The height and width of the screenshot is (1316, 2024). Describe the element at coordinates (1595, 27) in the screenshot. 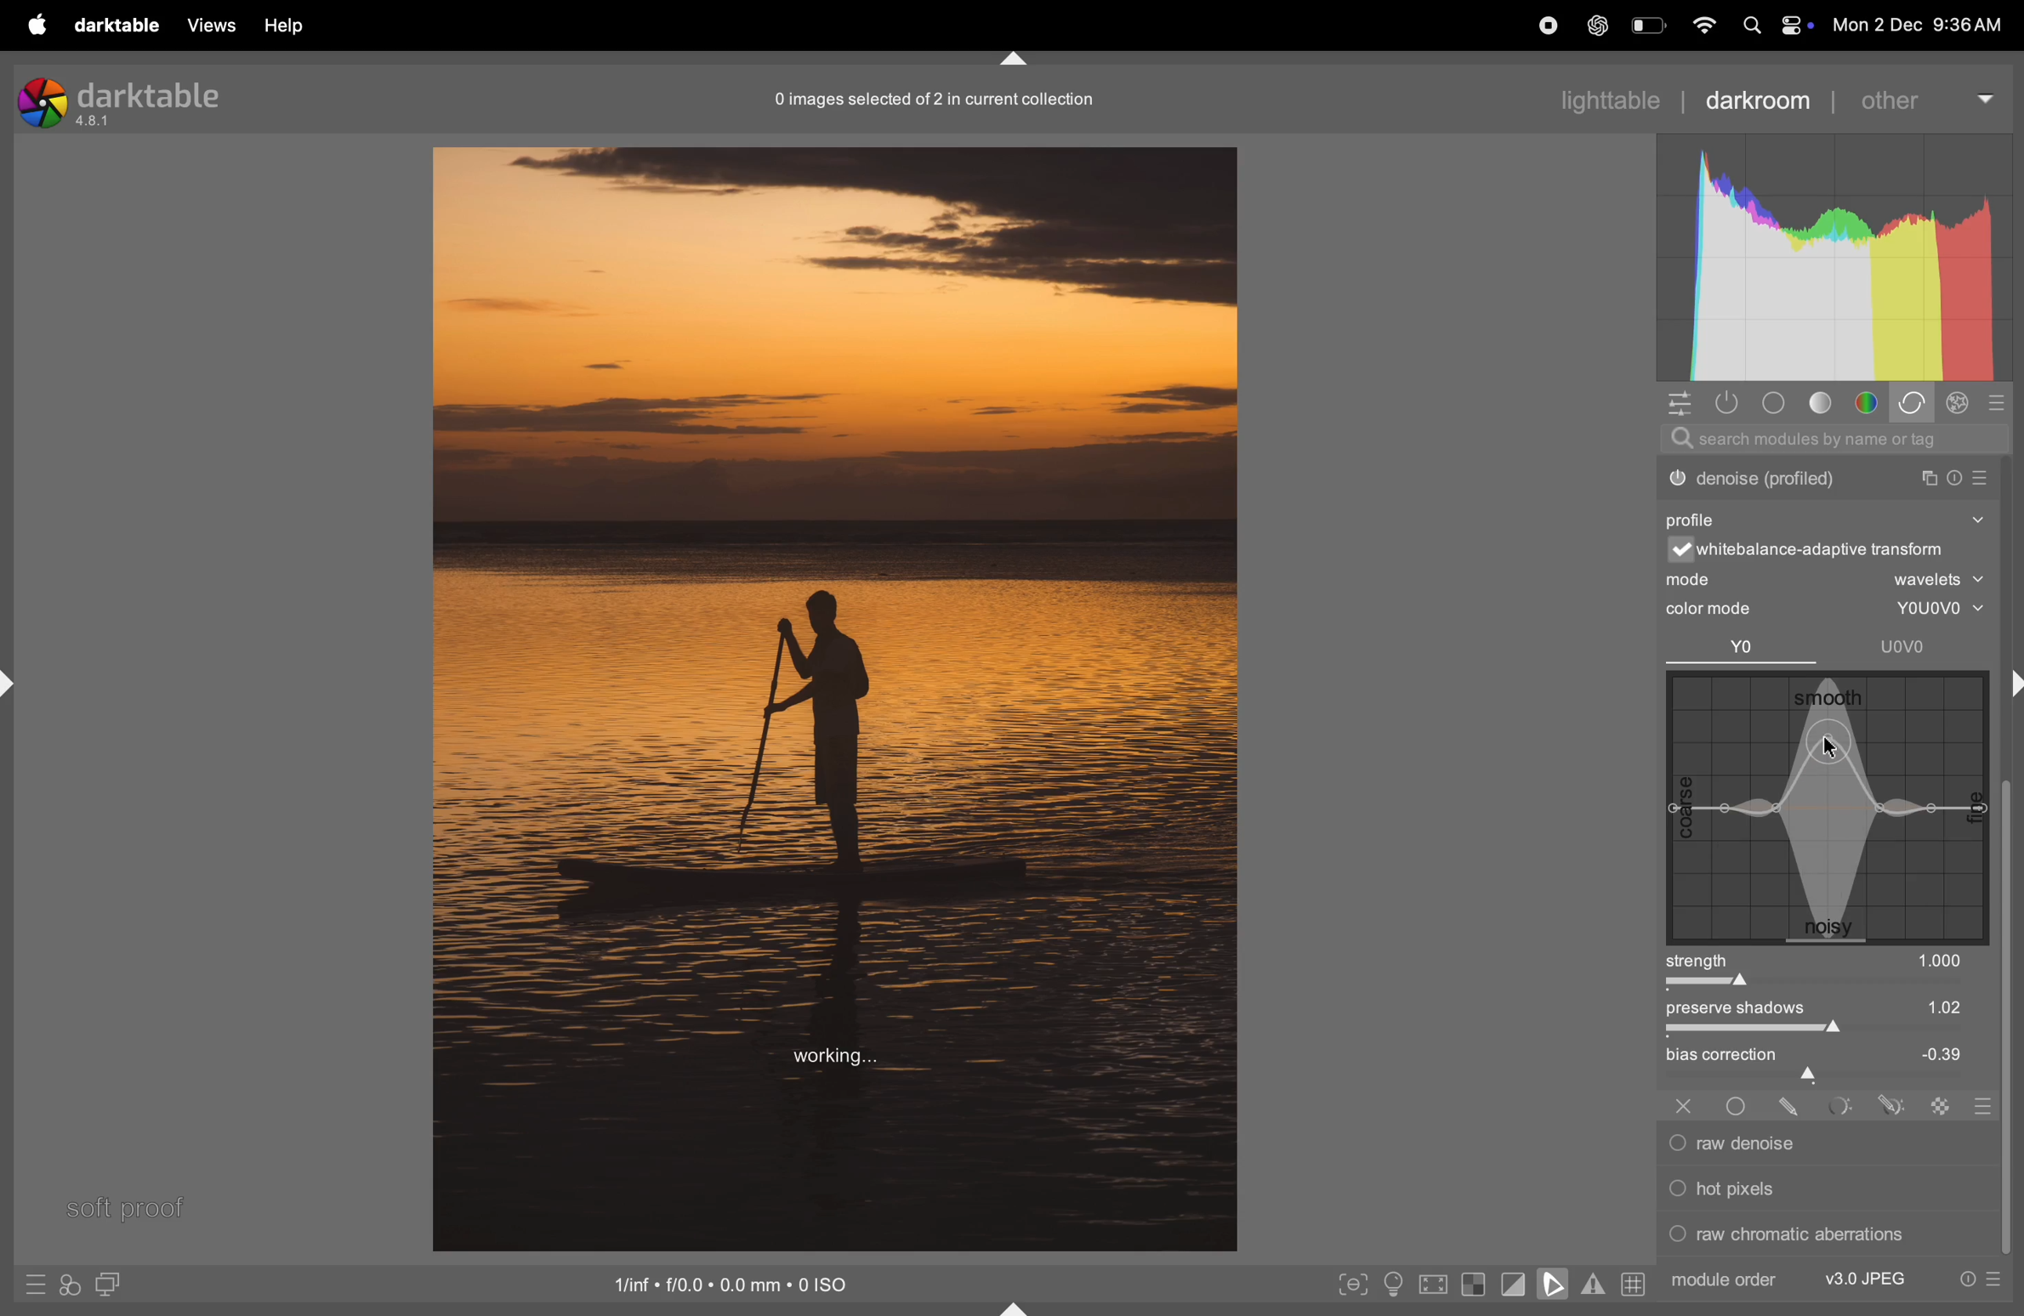

I see `chatgpt` at that location.